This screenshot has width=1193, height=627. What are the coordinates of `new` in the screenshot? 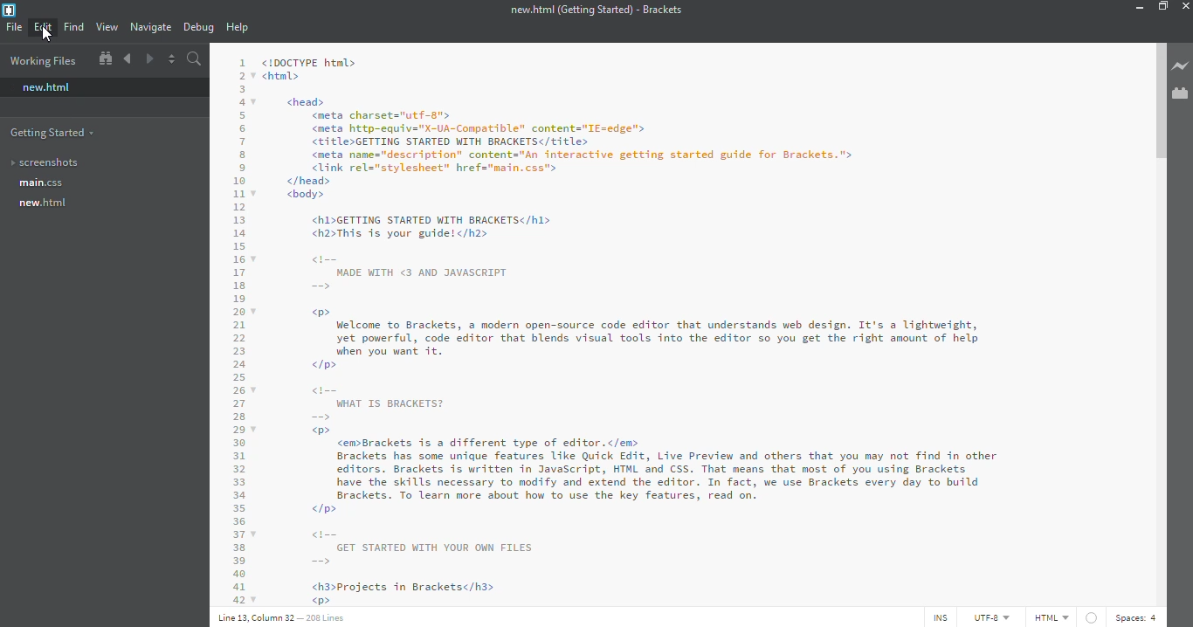 It's located at (46, 87).